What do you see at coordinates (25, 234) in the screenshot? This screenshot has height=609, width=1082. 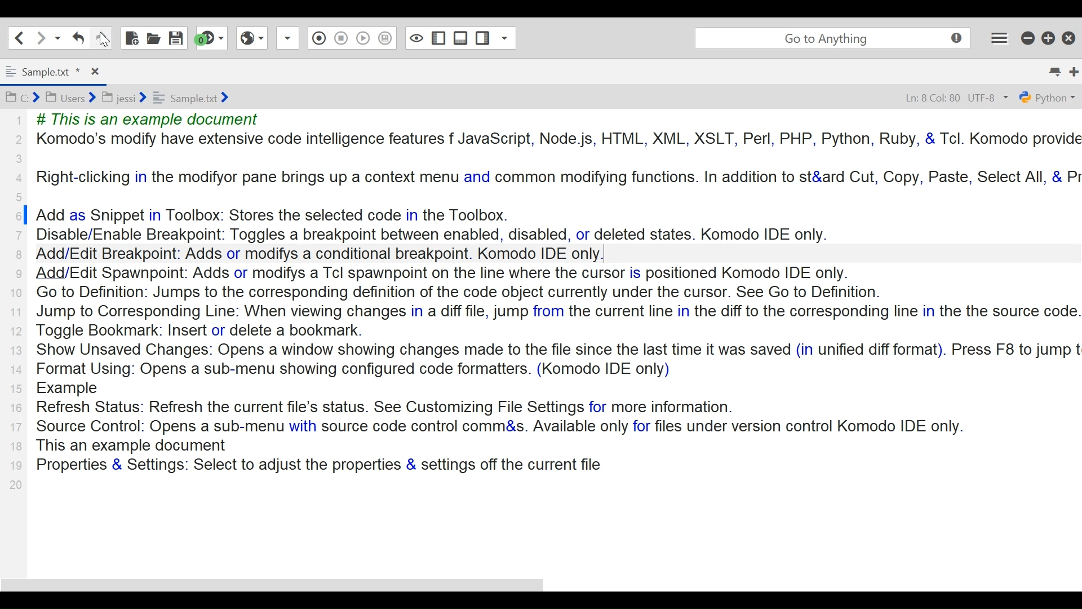 I see `Vertical scroll bar` at bounding box center [25, 234].